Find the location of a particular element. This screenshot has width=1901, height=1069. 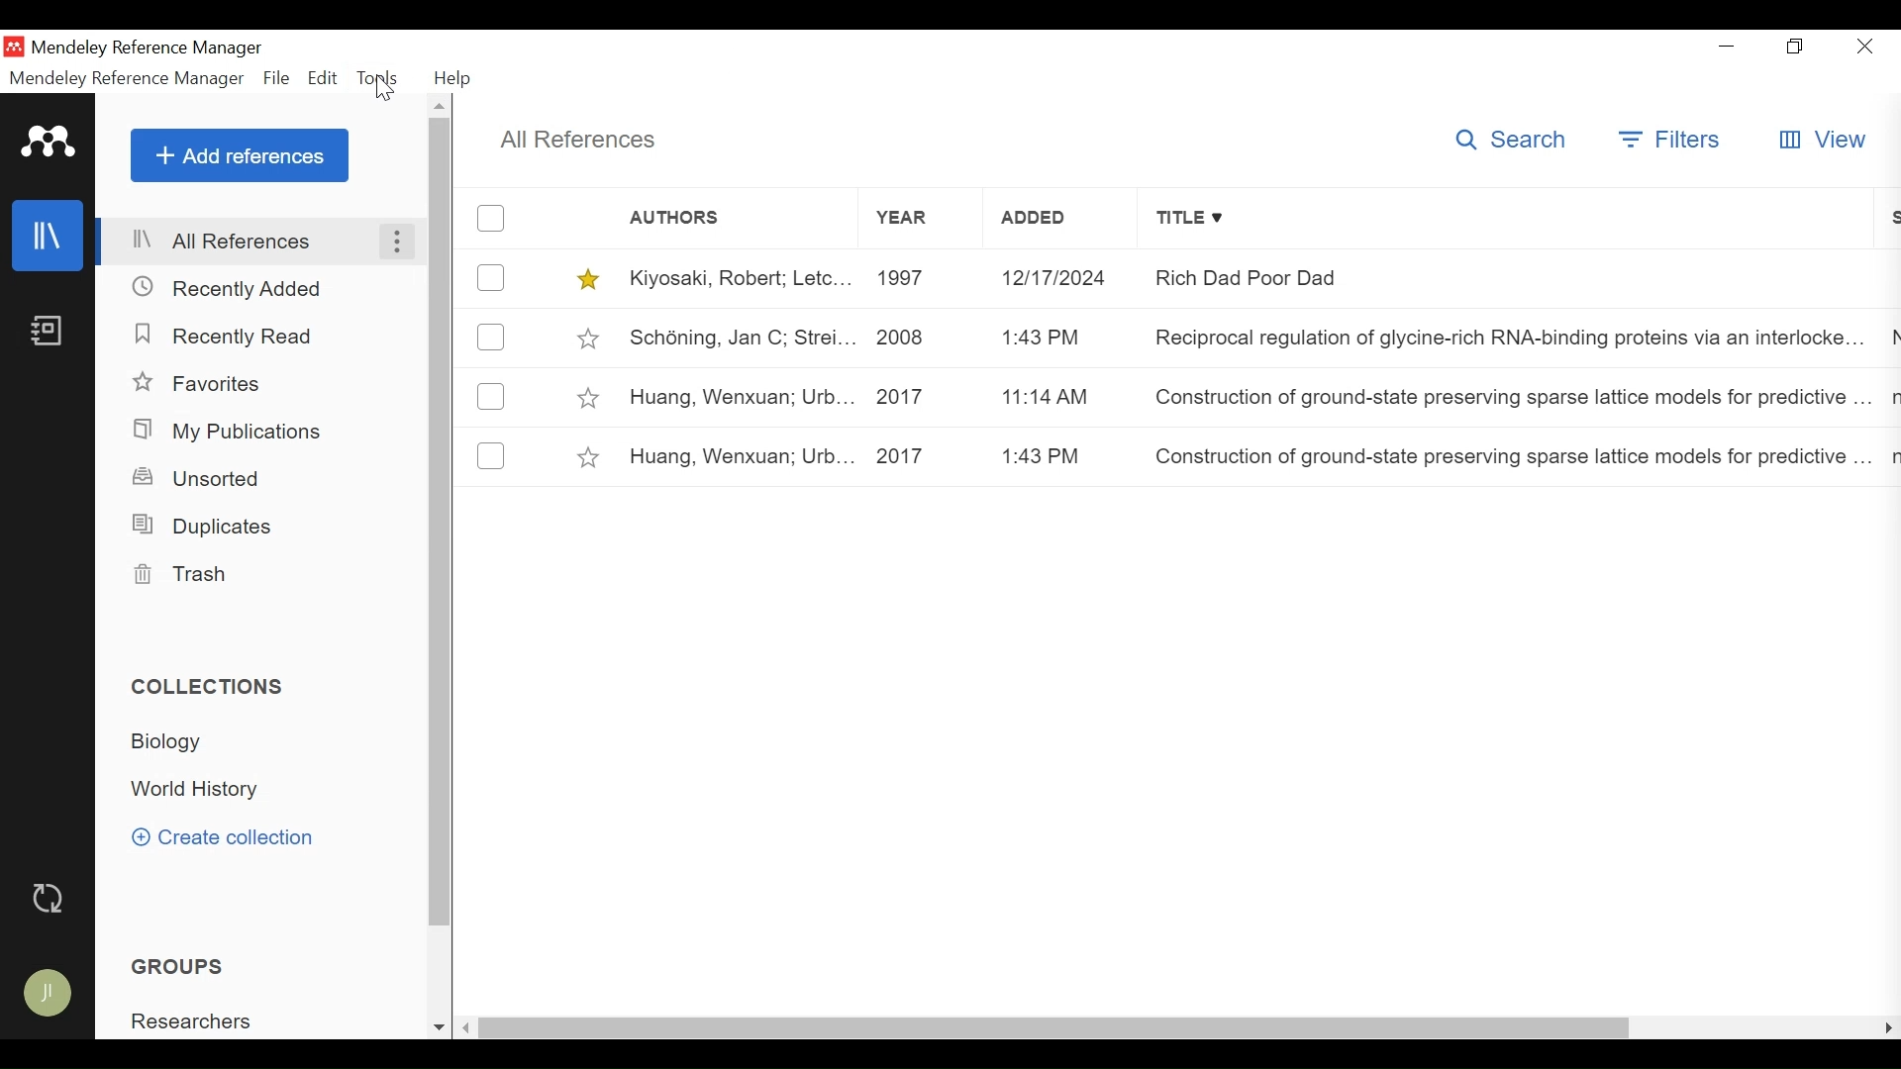

Year is located at coordinates (922, 218).